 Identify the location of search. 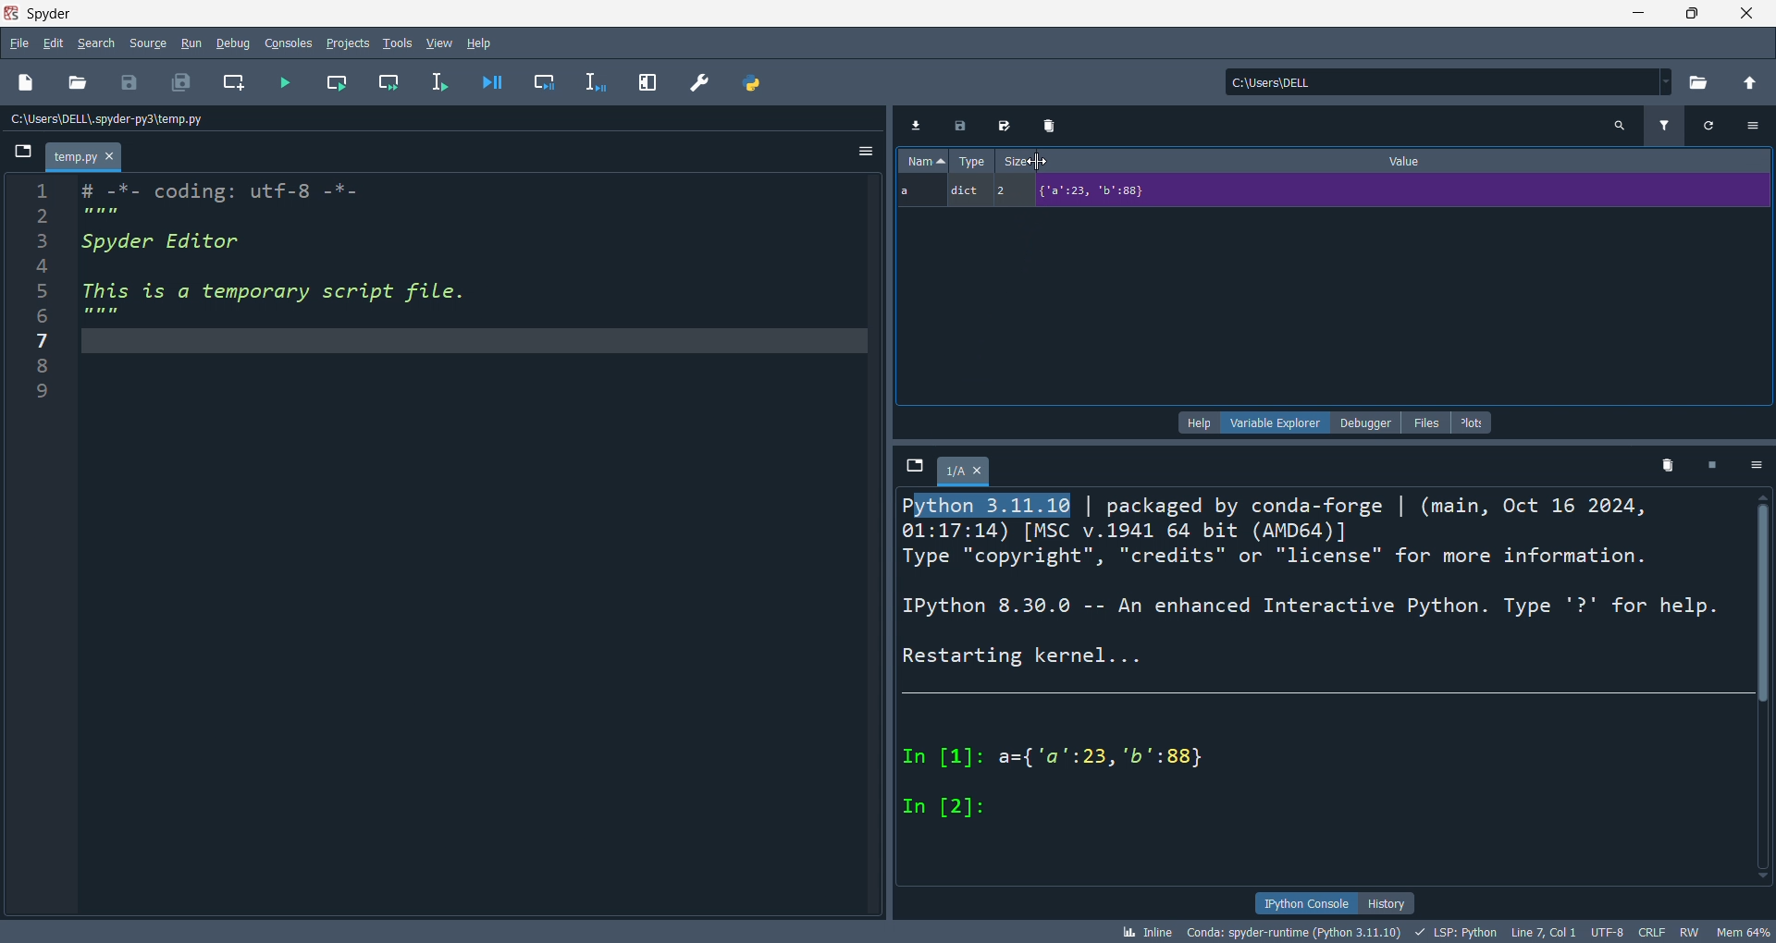
(98, 42).